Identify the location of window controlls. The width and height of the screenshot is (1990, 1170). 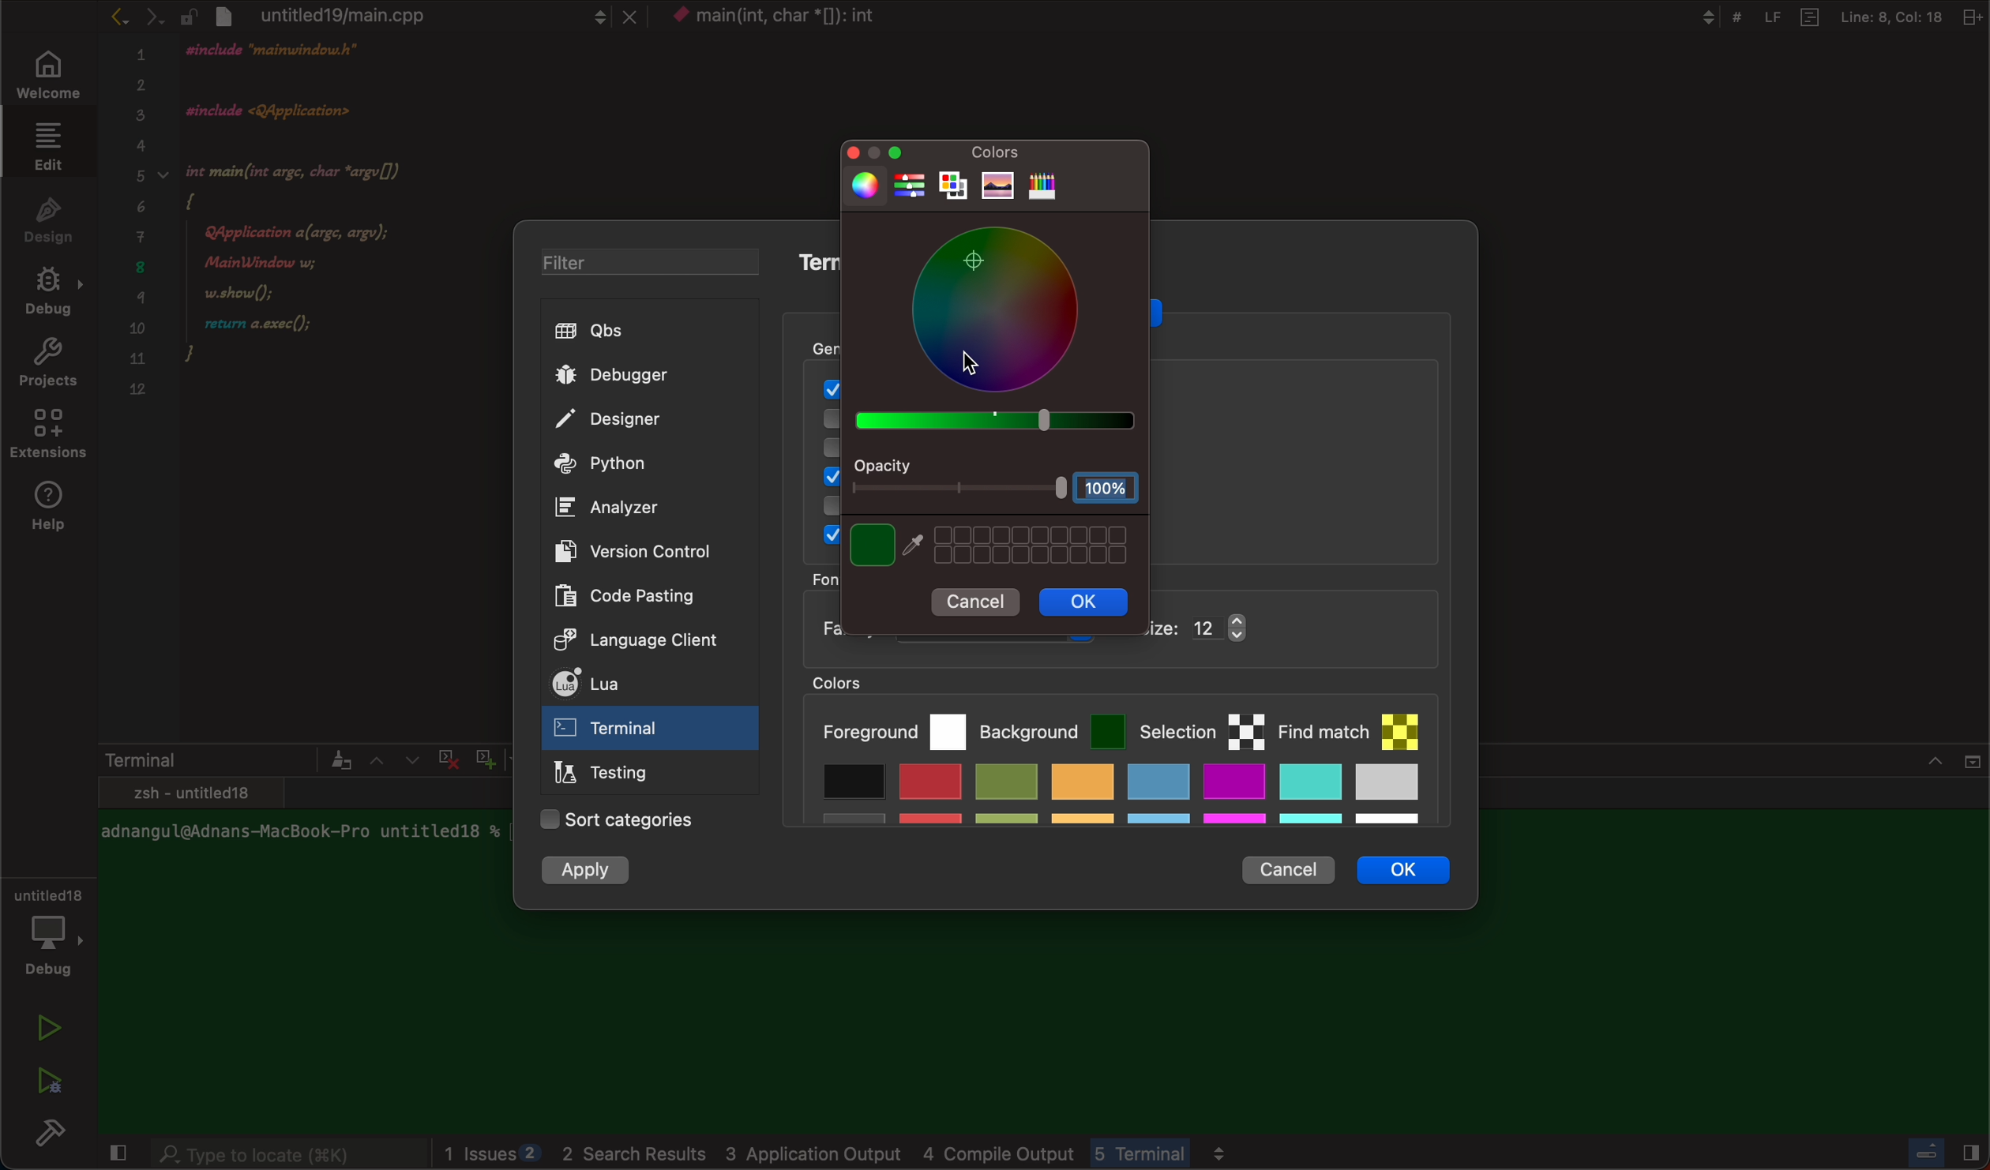
(886, 152).